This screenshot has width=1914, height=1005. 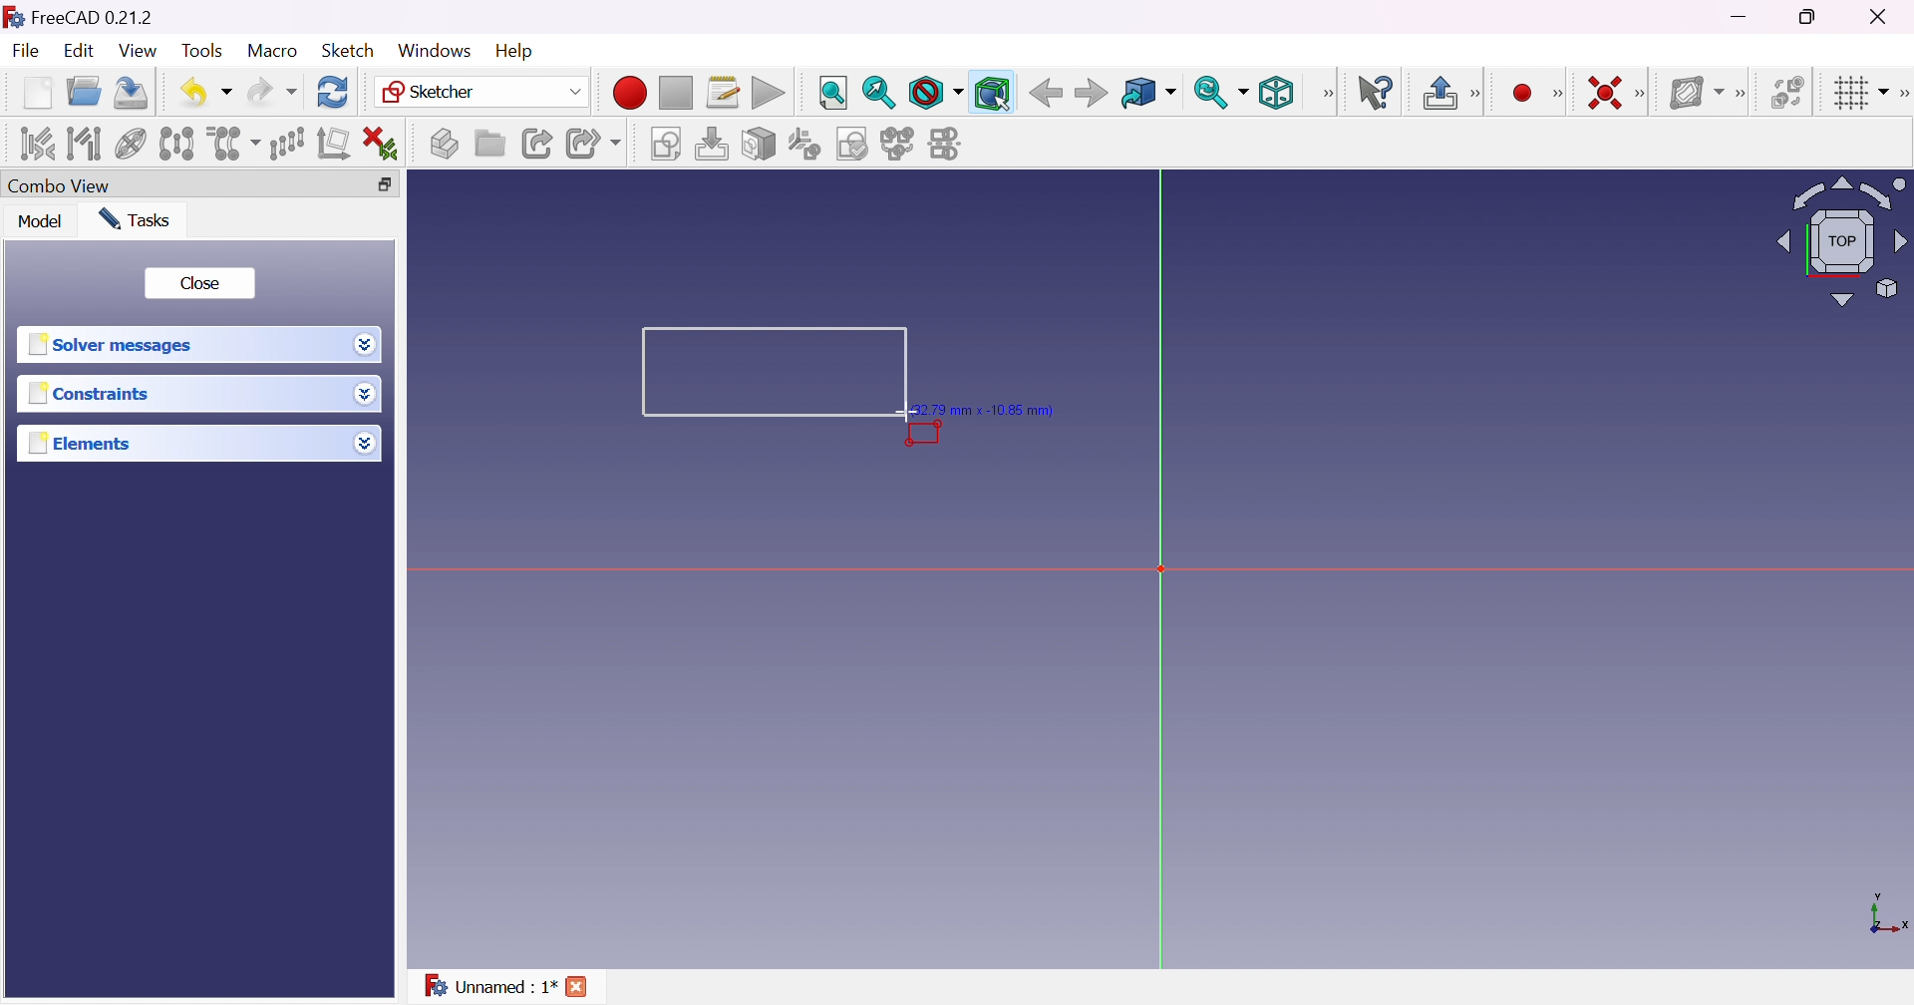 I want to click on Edit sketch, so click(x=711, y=144).